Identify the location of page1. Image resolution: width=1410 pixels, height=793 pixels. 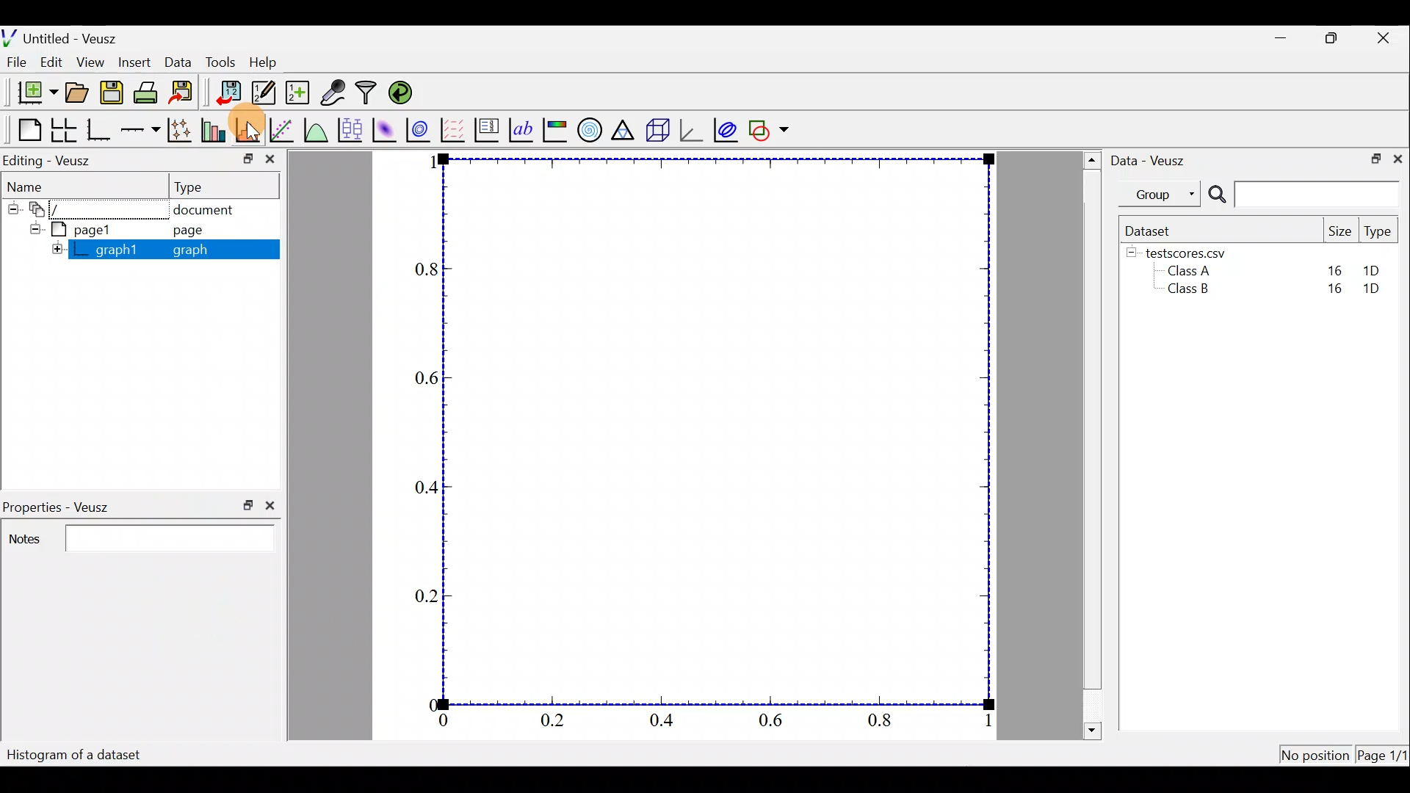
(75, 229).